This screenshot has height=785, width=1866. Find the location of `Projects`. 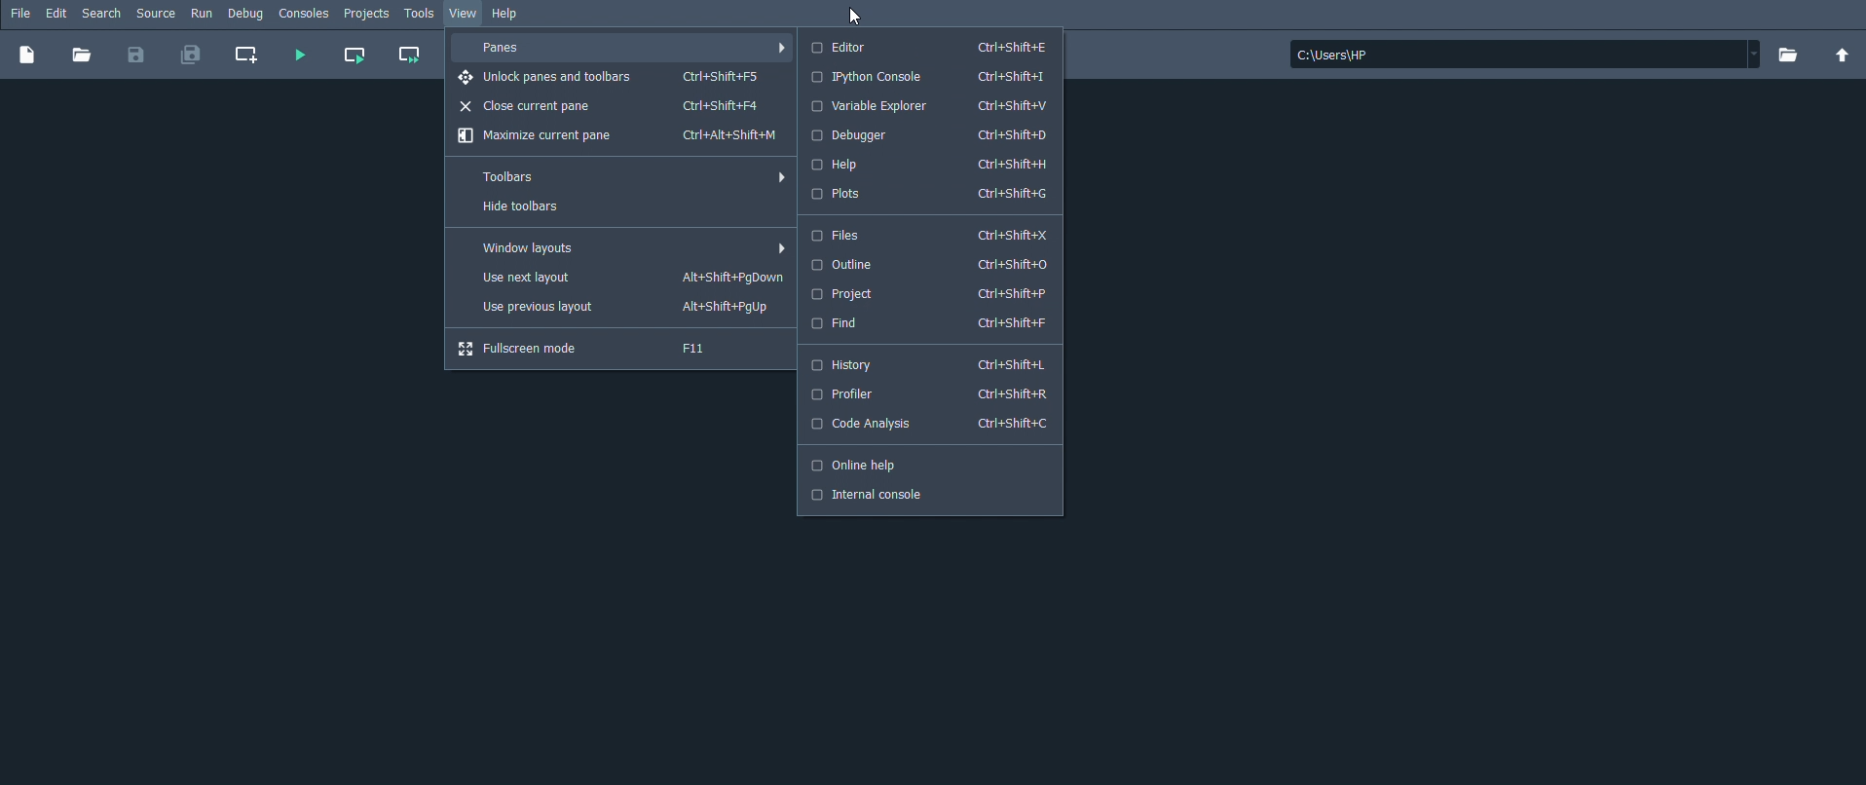

Projects is located at coordinates (367, 14).